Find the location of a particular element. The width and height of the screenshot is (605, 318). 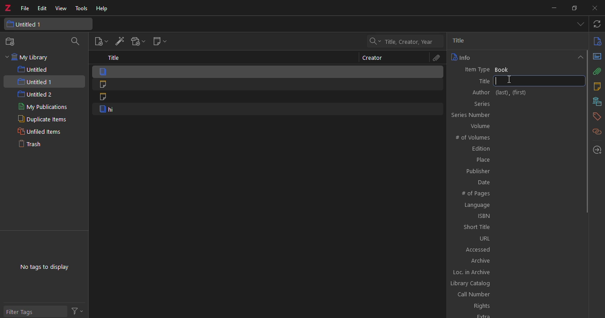

unfiled items is located at coordinates (38, 132).